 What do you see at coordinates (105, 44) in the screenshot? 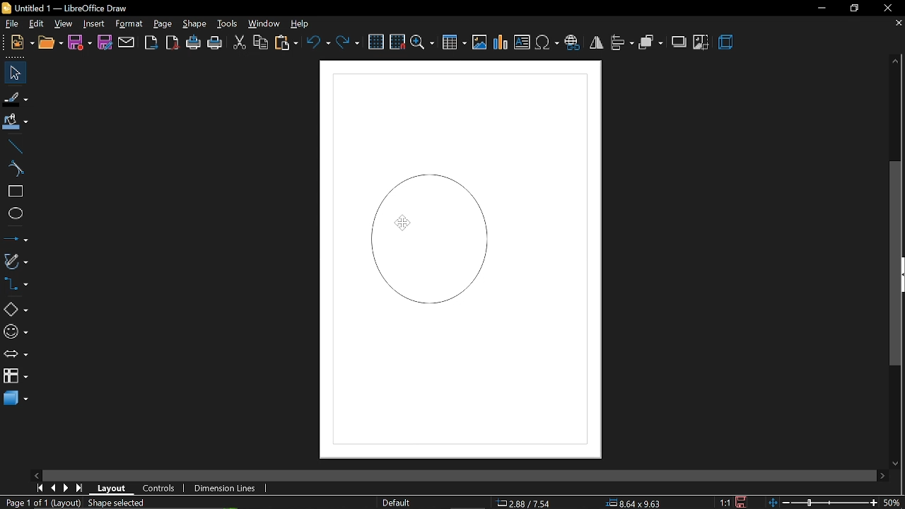
I see `save as` at bounding box center [105, 44].